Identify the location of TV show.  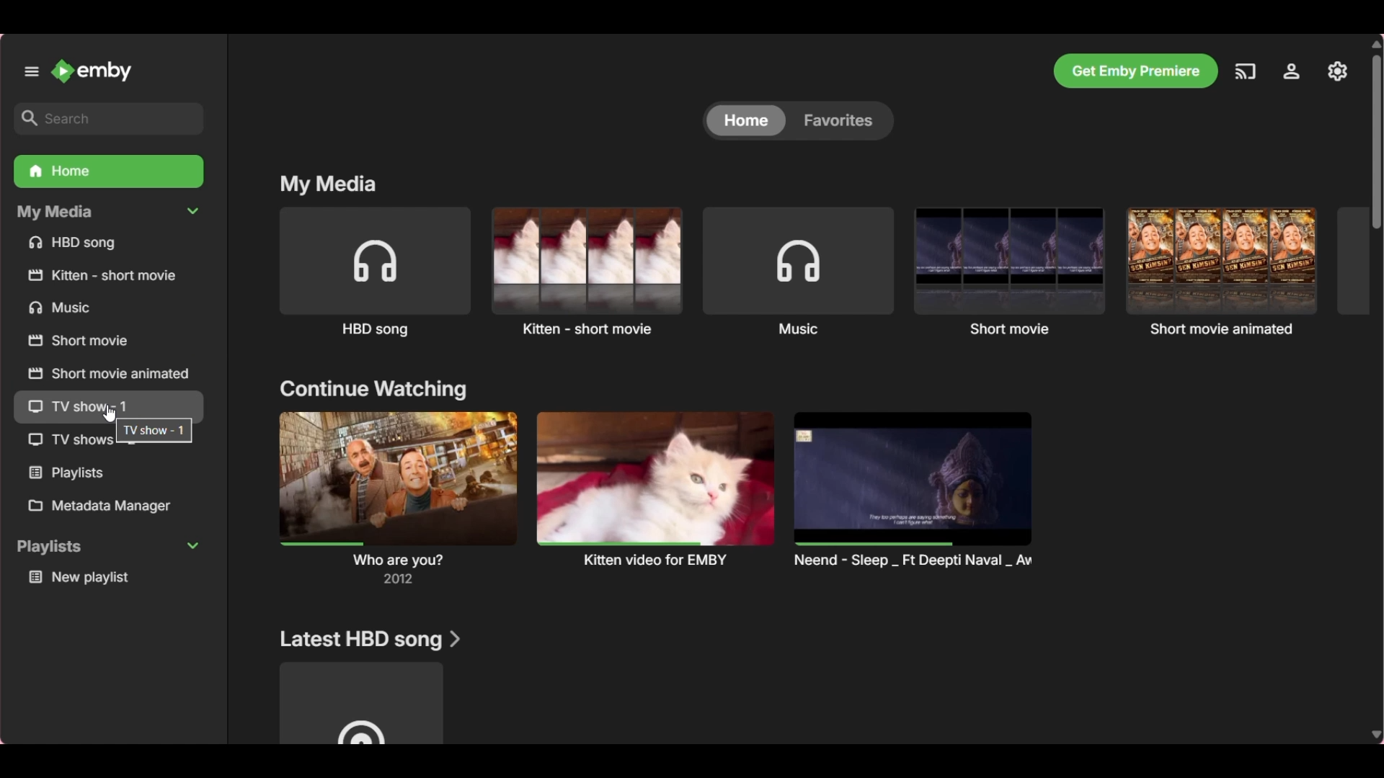
(60, 440).